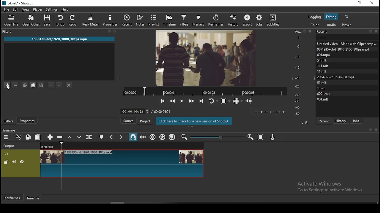 The width and height of the screenshot is (380, 213). Describe the element at coordinates (202, 57) in the screenshot. I see `video preview` at that location.